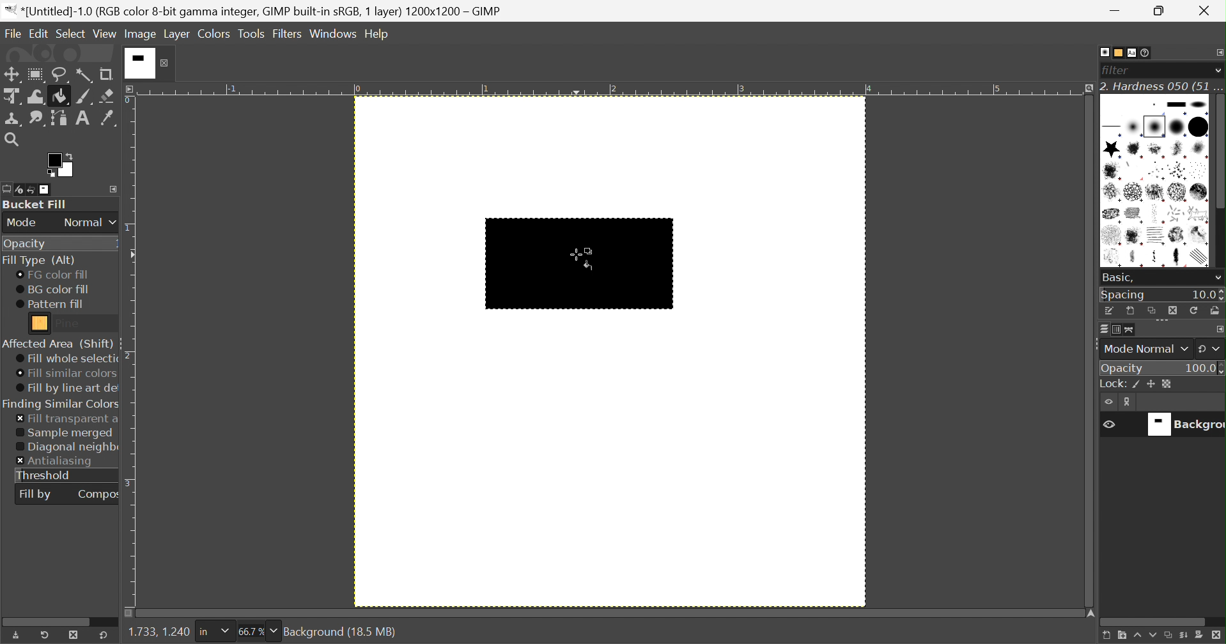 The image size is (1226, 644). What do you see at coordinates (84, 97) in the screenshot?
I see `Paintbrush Tool` at bounding box center [84, 97].